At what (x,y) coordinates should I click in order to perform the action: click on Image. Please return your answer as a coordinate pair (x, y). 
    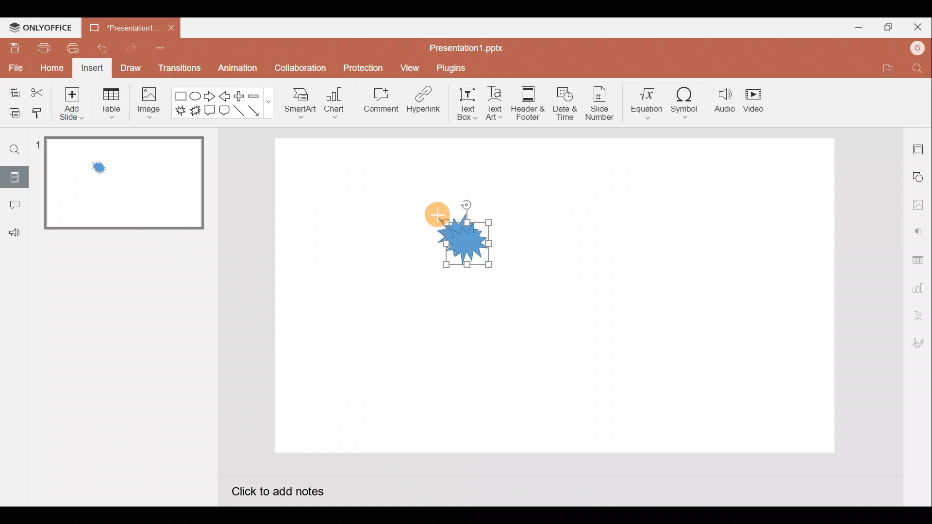
    Looking at the image, I should click on (152, 104).